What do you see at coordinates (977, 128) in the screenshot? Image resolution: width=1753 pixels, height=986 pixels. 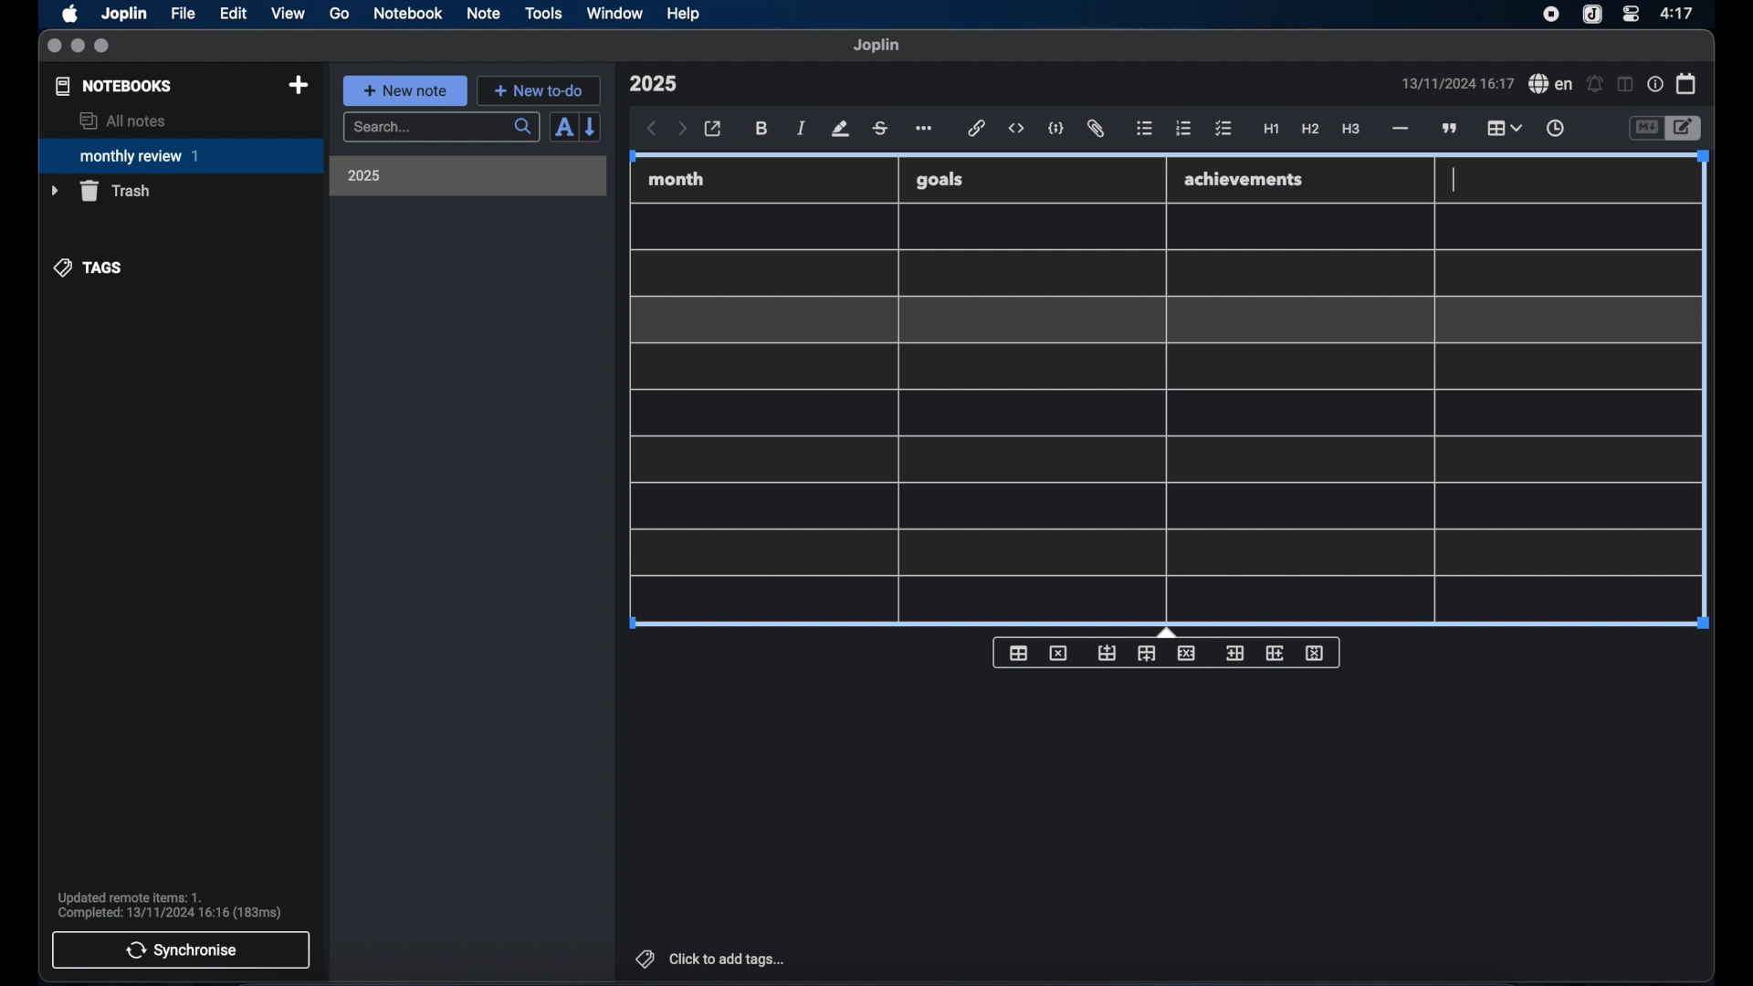 I see `hyperlink` at bounding box center [977, 128].